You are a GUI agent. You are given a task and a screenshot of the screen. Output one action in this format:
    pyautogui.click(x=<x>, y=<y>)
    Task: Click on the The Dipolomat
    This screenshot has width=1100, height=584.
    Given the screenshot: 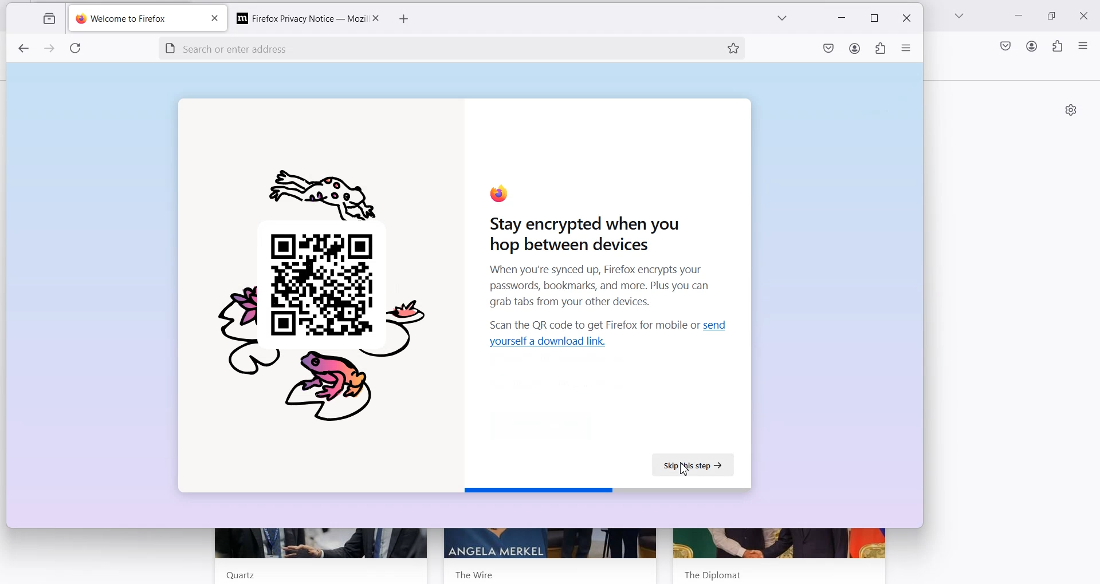 What is the action you would take?
    pyautogui.click(x=709, y=573)
    